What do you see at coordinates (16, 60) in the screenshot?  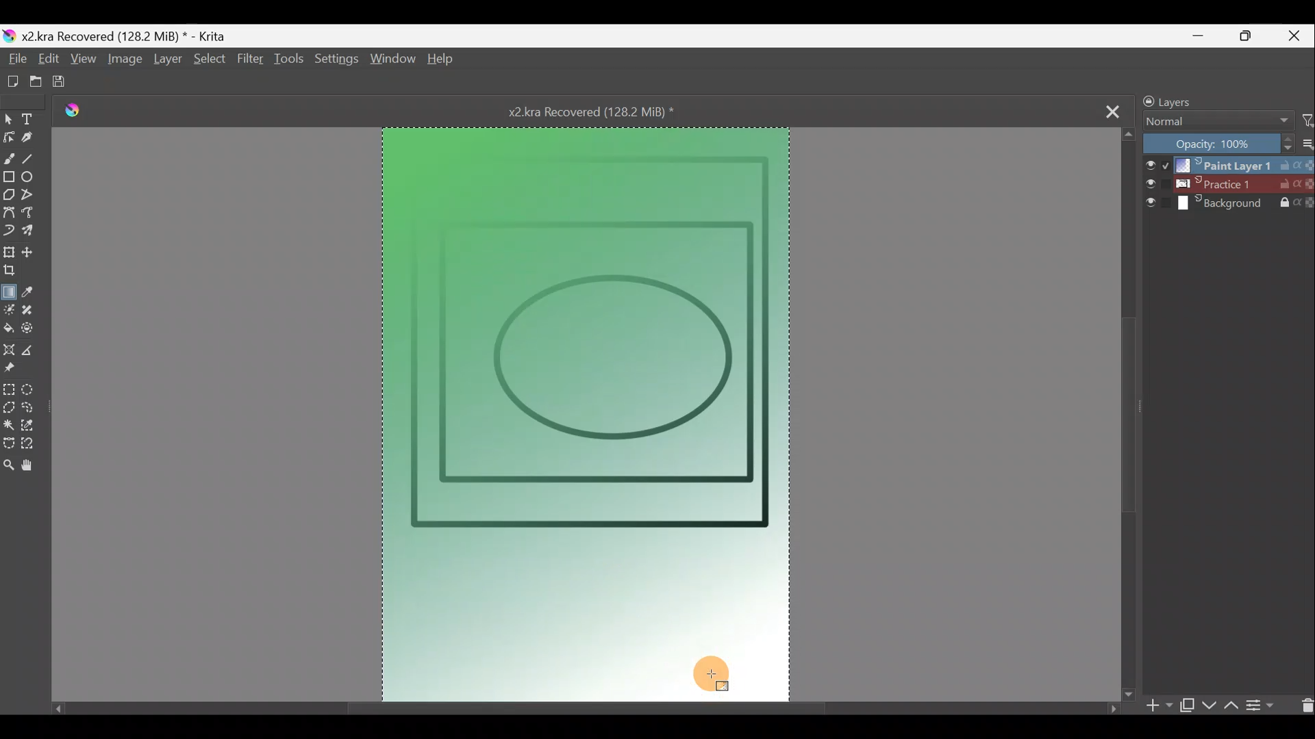 I see `File` at bounding box center [16, 60].